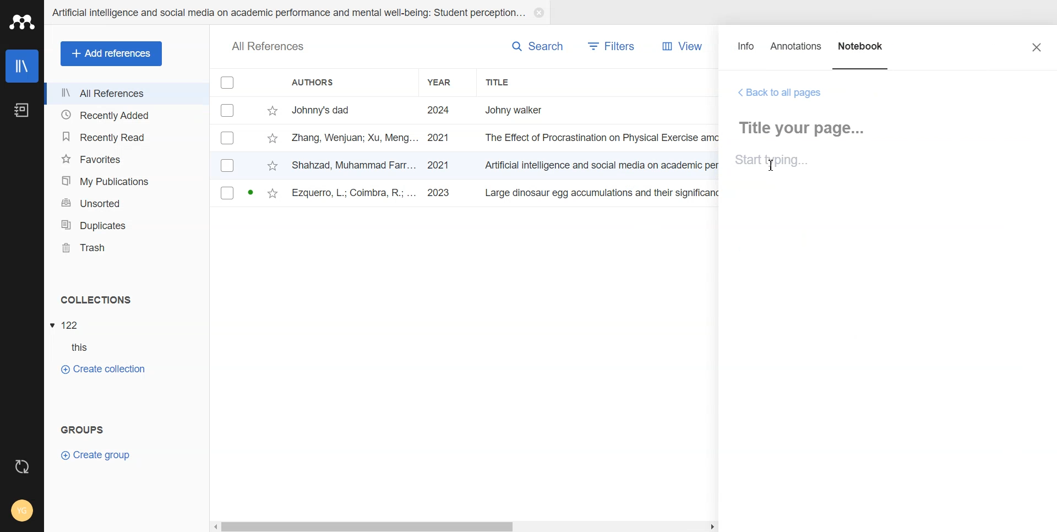  I want to click on Year, so click(448, 82).